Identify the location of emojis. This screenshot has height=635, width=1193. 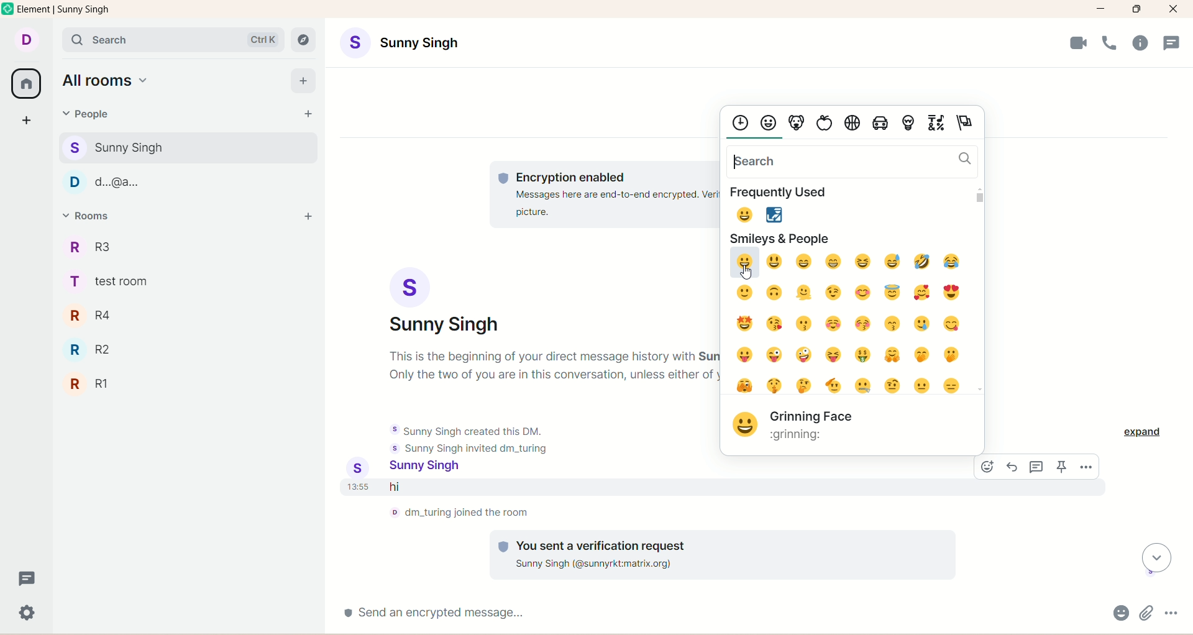
(987, 467).